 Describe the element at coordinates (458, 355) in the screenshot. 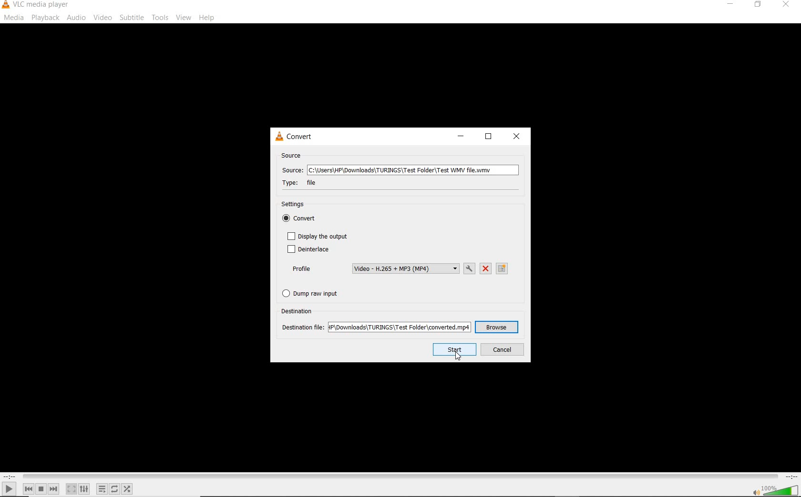

I see `cursor` at that location.